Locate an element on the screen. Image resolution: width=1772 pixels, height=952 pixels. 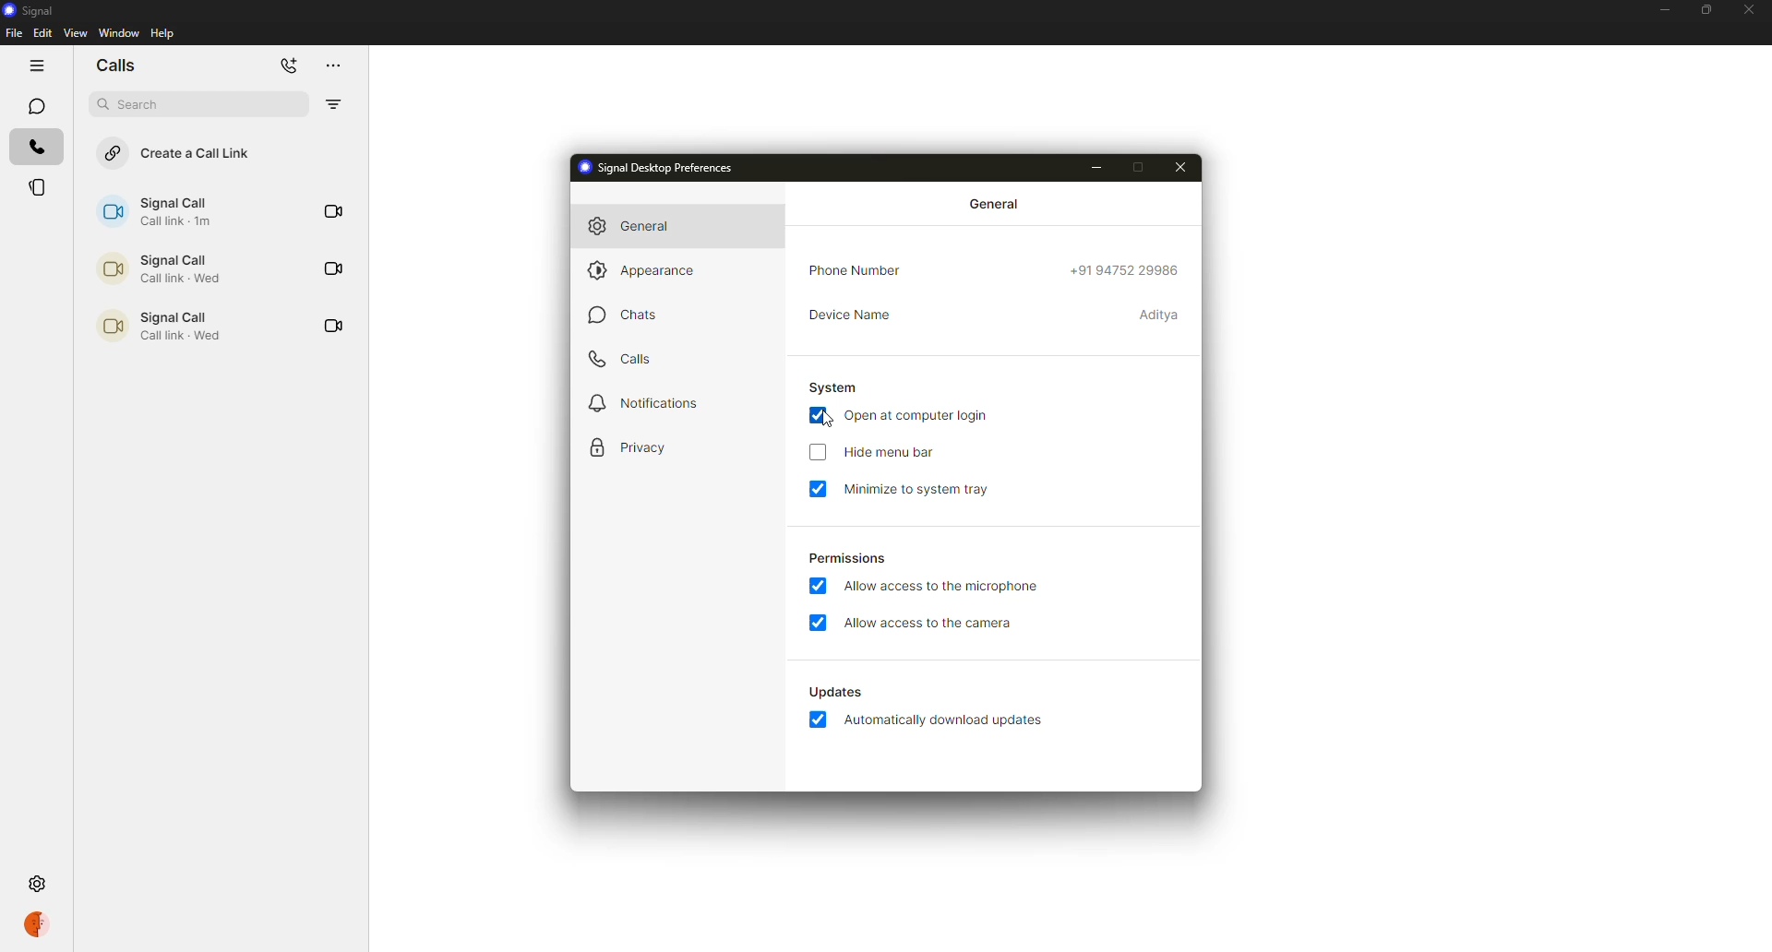
calls is located at coordinates (35, 146).